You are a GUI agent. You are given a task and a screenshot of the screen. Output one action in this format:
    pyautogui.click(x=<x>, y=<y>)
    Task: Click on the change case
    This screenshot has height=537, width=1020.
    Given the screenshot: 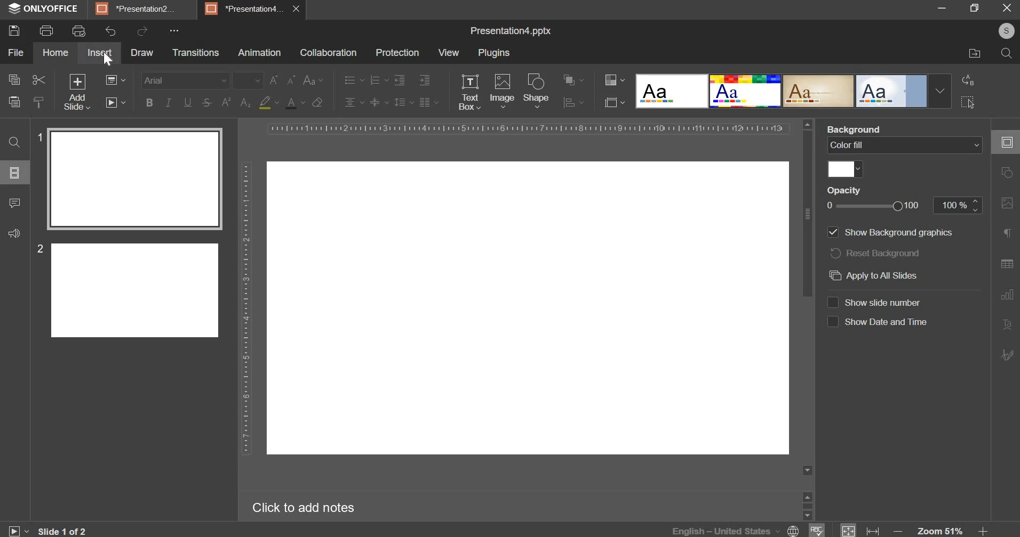 What is the action you would take?
    pyautogui.click(x=313, y=80)
    